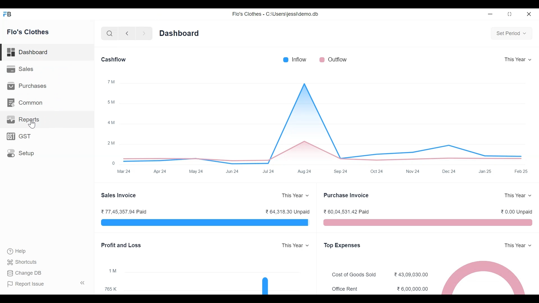  Describe the element at coordinates (203, 222) in the screenshot. I see `Visual representation of Sales Invoice paid and unpaid yearly ` at that location.